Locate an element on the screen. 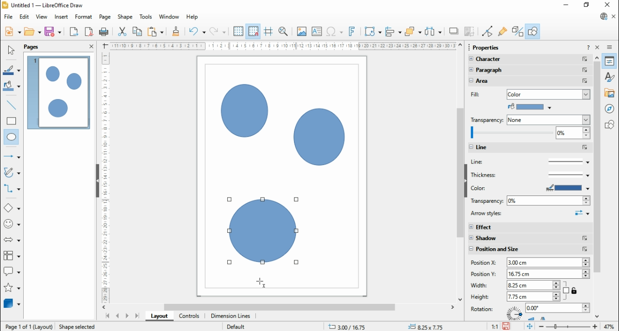  show glue point functions is located at coordinates (503, 31).